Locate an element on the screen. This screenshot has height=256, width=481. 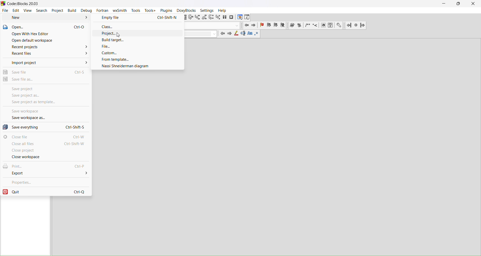
open default workspace is located at coordinates (45, 41).